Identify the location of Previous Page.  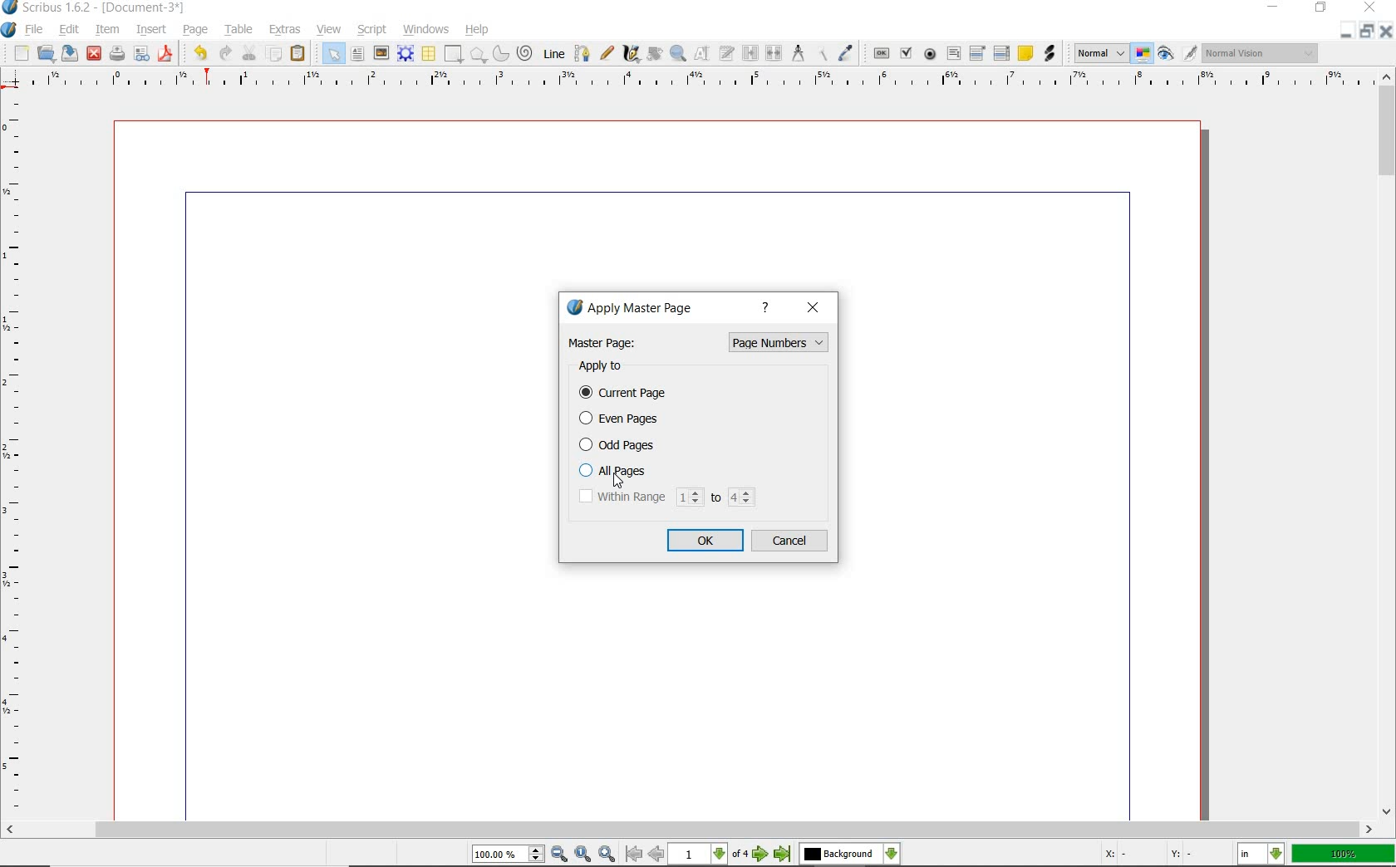
(656, 855).